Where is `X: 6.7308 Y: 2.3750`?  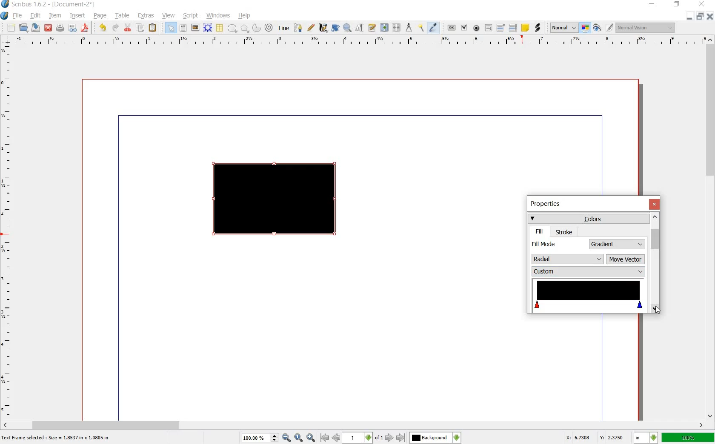 X: 6.7308 Y: 2.3750 is located at coordinates (595, 437).